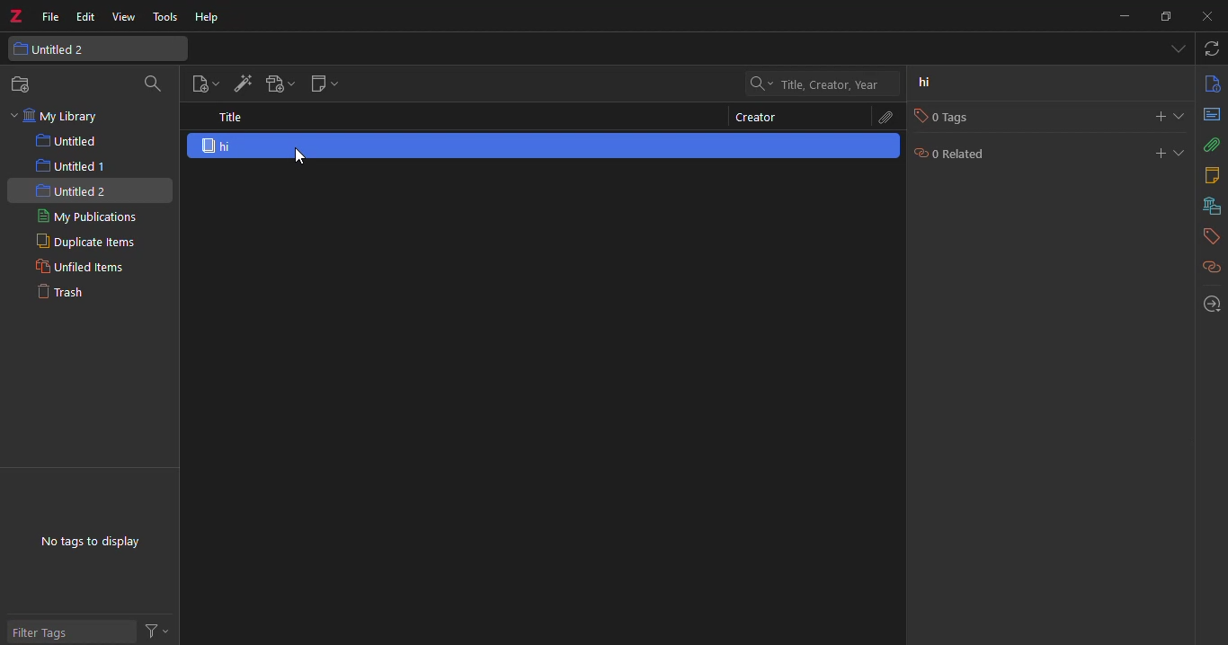 The width and height of the screenshot is (1228, 645). Describe the element at coordinates (123, 18) in the screenshot. I see `view` at that location.